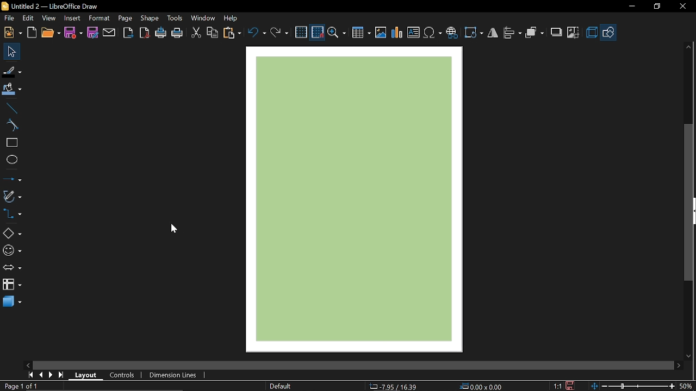 The width and height of the screenshot is (696, 391). I want to click on Open template, so click(33, 33).